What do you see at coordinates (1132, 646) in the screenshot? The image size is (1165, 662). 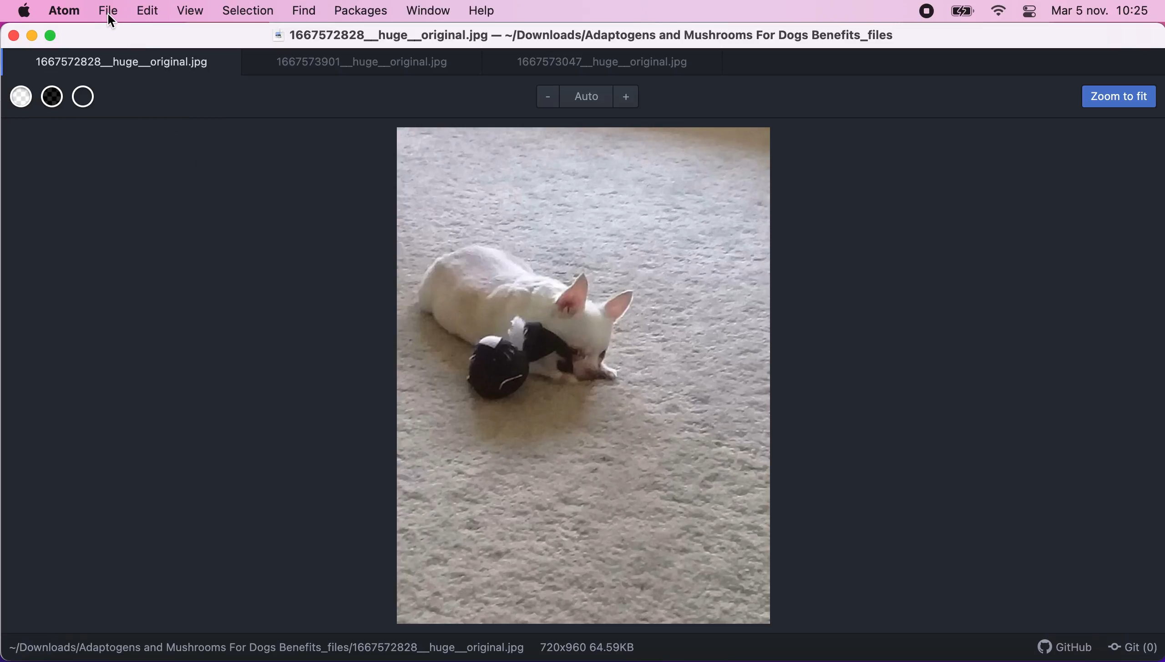 I see `Git (0)` at bounding box center [1132, 646].